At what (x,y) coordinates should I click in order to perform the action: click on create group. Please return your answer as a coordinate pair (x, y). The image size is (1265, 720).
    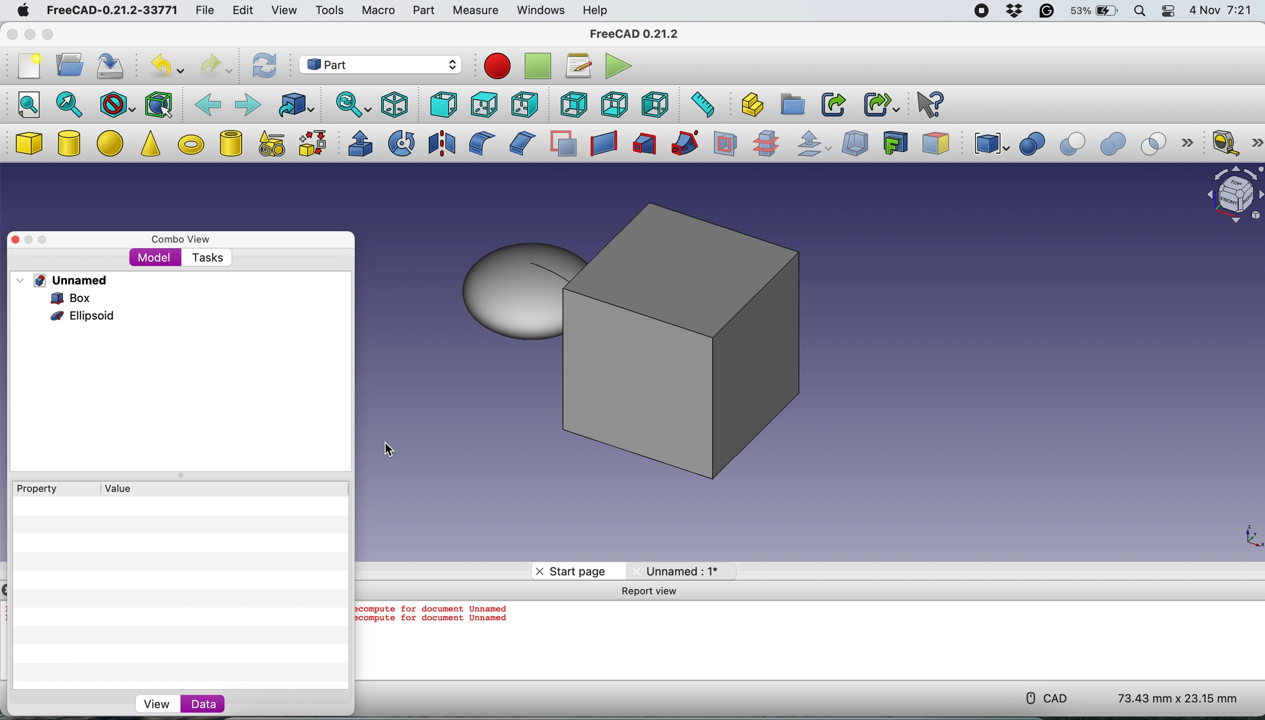
    Looking at the image, I should click on (794, 104).